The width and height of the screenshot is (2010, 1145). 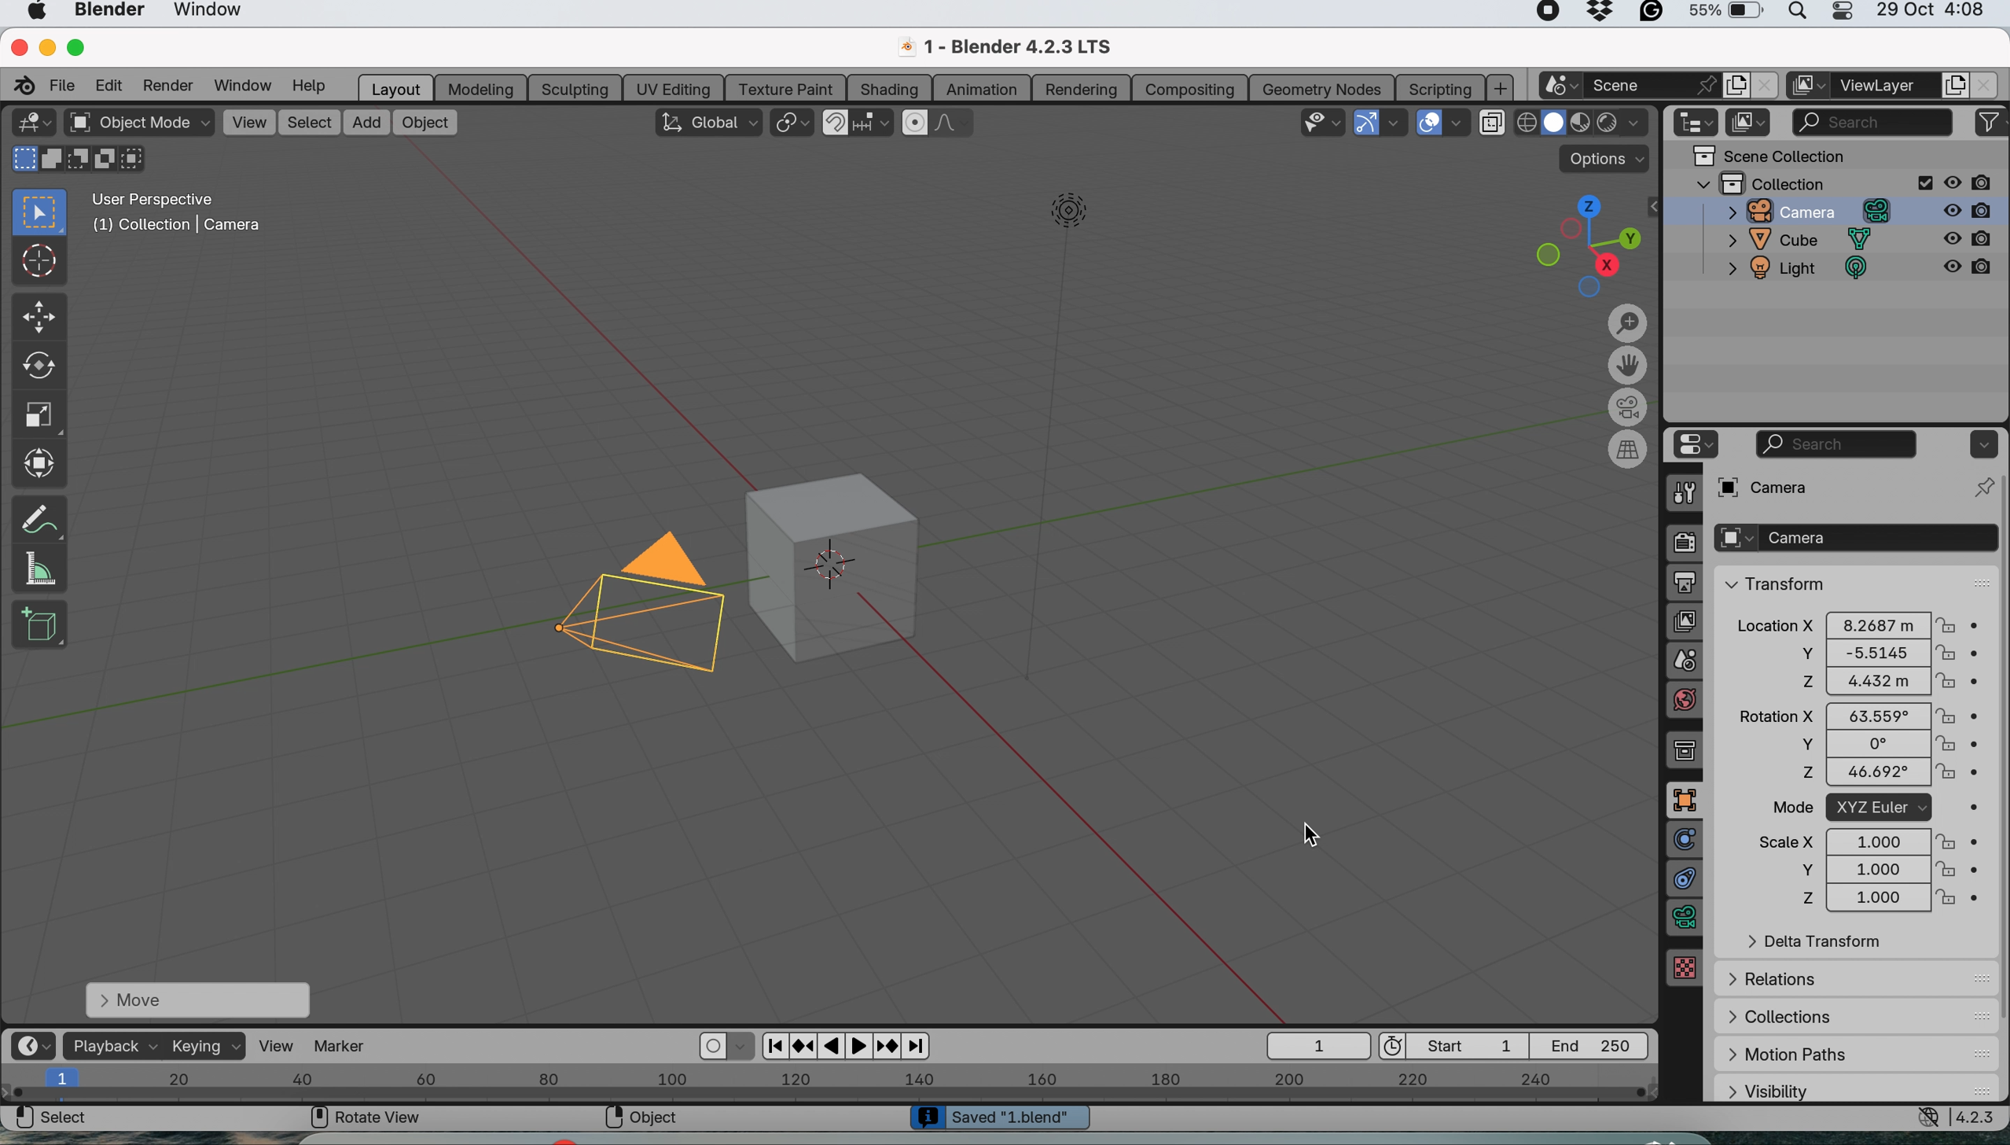 I want to click on editor type, so click(x=1698, y=123).